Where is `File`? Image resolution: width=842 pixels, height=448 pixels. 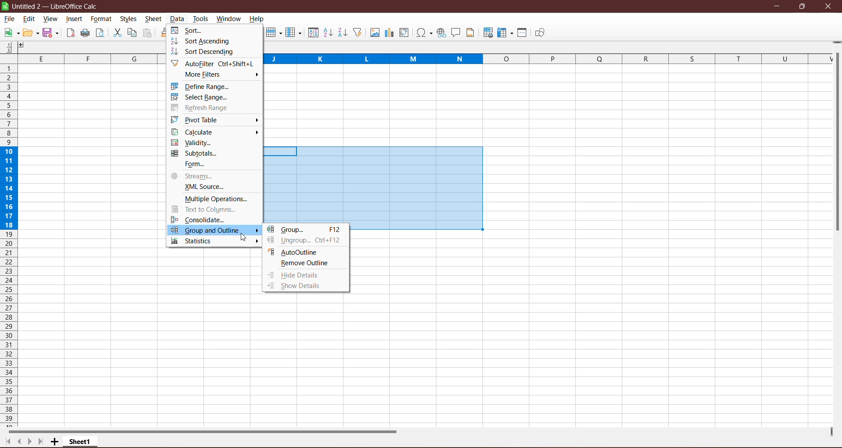 File is located at coordinates (10, 19).